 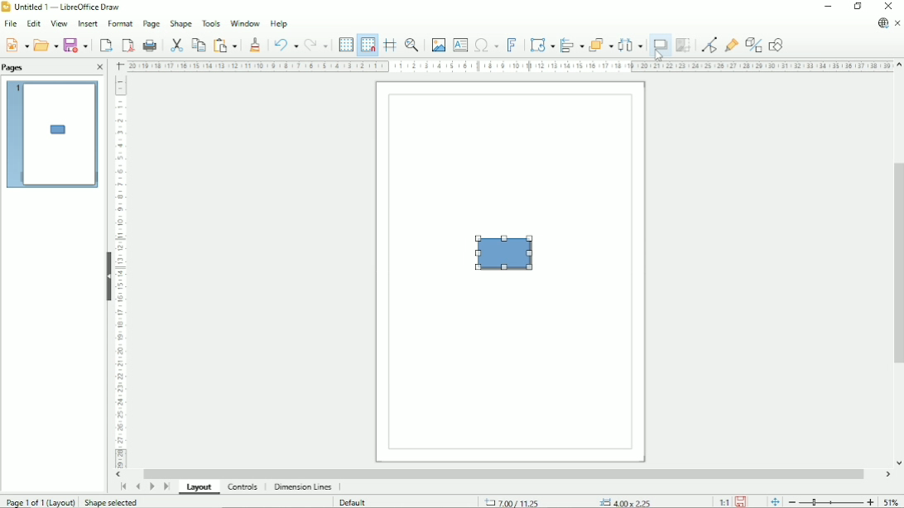 What do you see at coordinates (897, 23) in the screenshot?
I see `Close document` at bounding box center [897, 23].